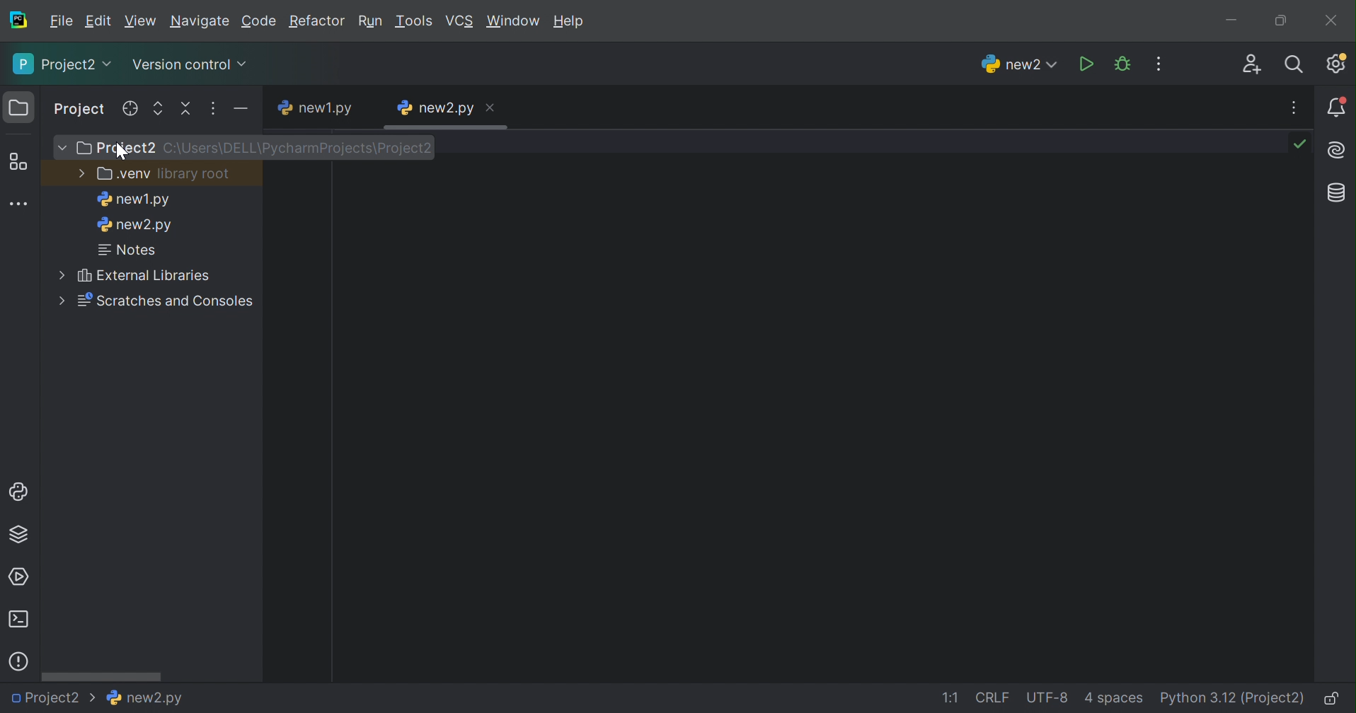 This screenshot has width=1356, height=713. Describe the element at coordinates (1336, 699) in the screenshot. I see `Make file read-only` at that location.